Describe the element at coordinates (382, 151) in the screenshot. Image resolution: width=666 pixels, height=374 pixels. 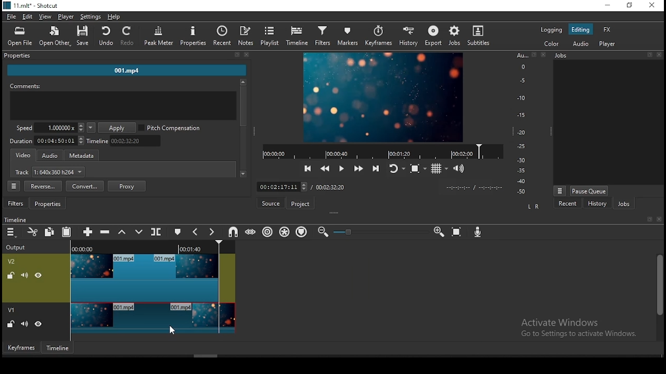
I see `TIMELINE` at that location.